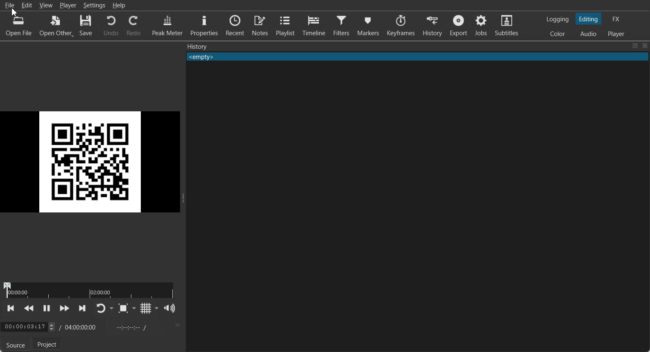  Describe the element at coordinates (145, 308) in the screenshot. I see `Toggle grid display on the player` at that location.